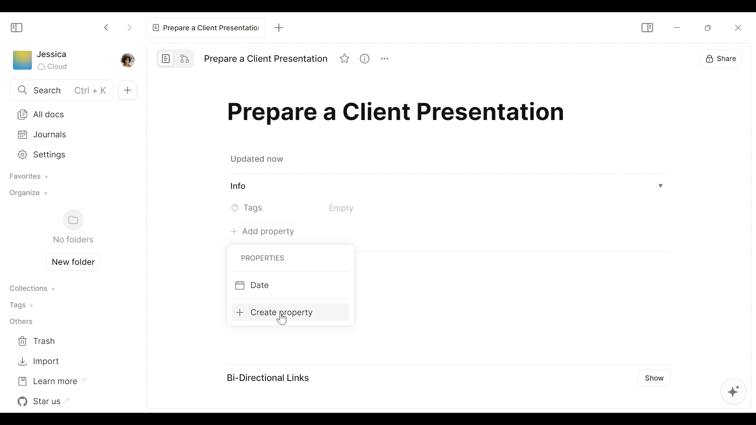 The width and height of the screenshot is (756, 425). What do you see at coordinates (26, 195) in the screenshot?
I see `Organize` at bounding box center [26, 195].